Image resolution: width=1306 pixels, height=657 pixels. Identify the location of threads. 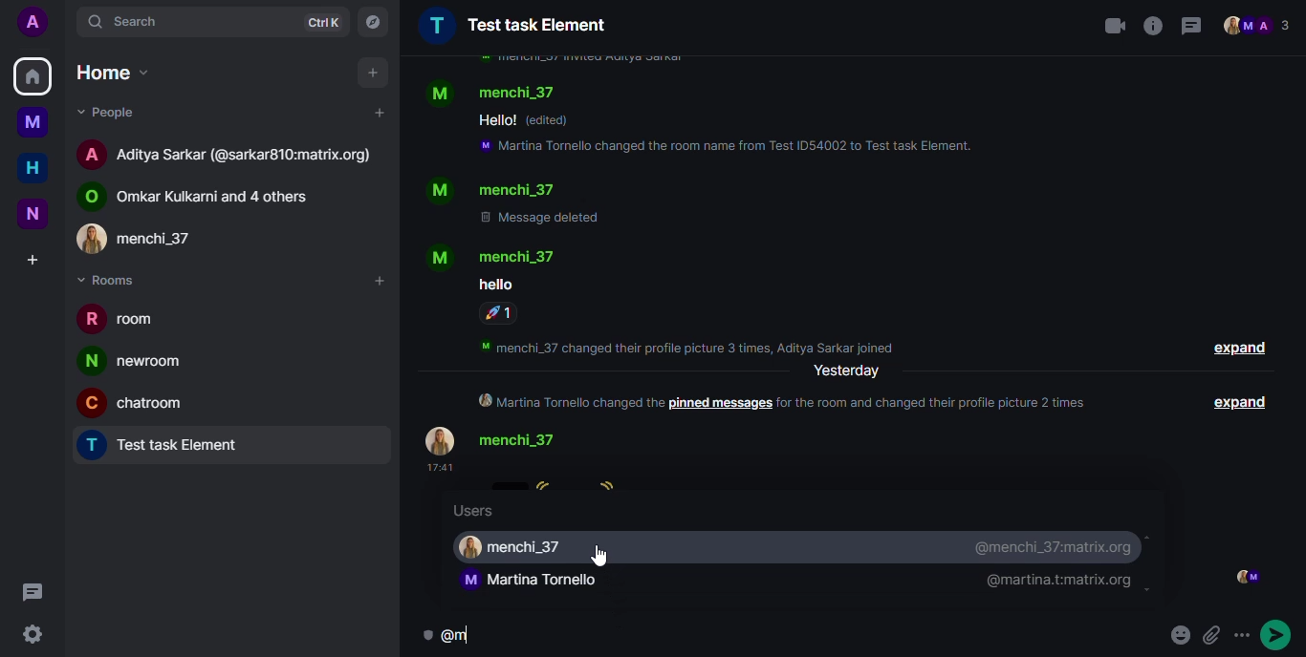
(38, 594).